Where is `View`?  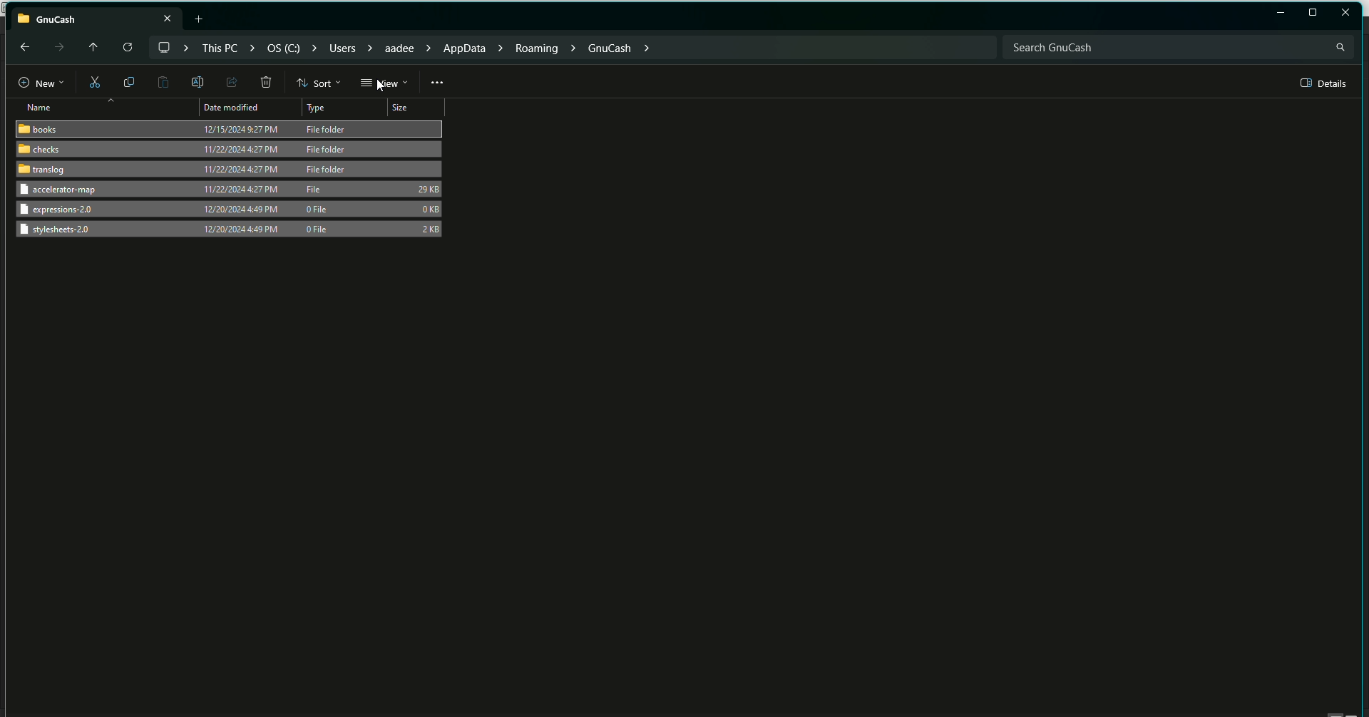
View is located at coordinates (384, 83).